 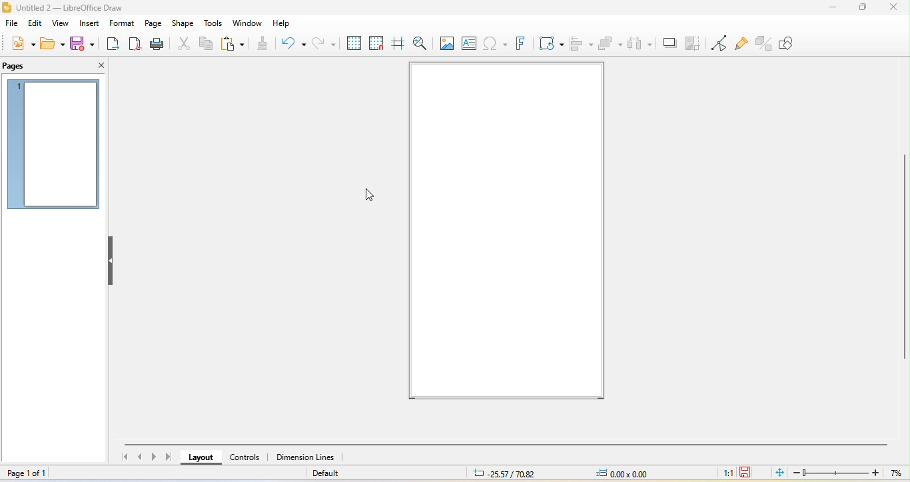 What do you see at coordinates (201, 460) in the screenshot?
I see `layout` at bounding box center [201, 460].